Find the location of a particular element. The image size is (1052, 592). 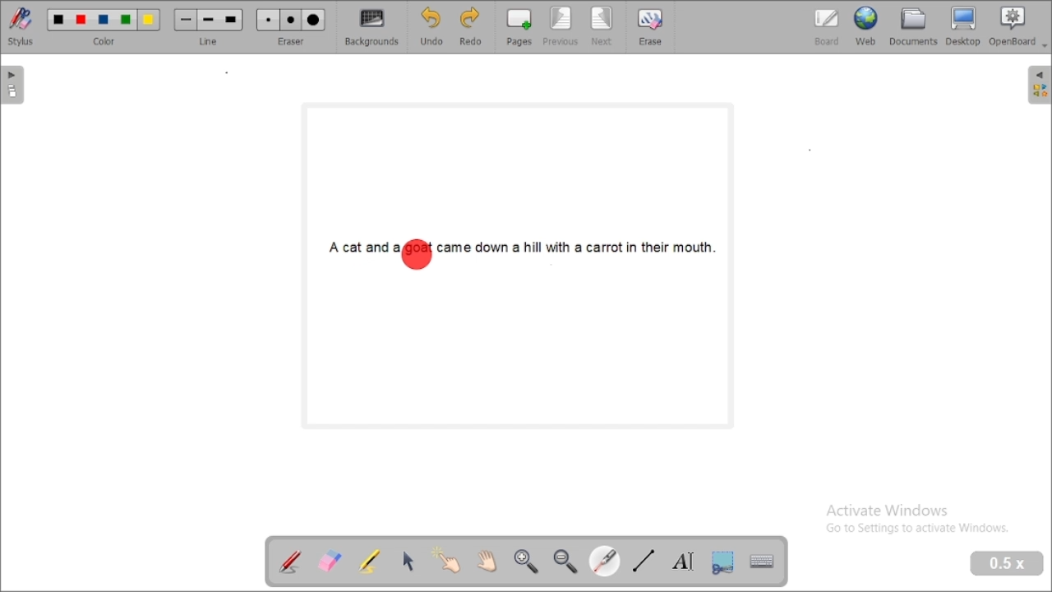

color is located at coordinates (104, 27).